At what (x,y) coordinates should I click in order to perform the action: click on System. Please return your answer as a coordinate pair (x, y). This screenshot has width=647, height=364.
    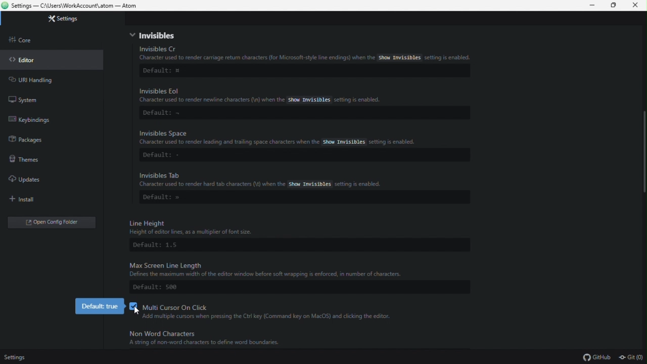
    Looking at the image, I should click on (27, 98).